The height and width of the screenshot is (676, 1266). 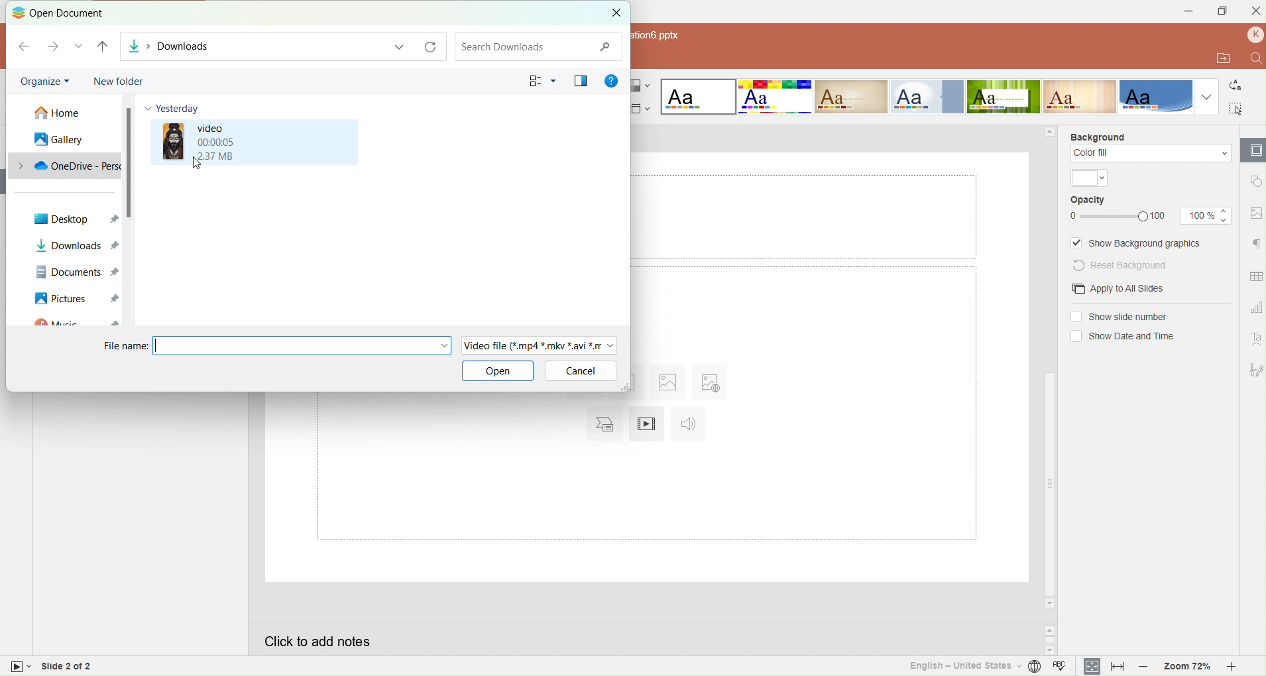 What do you see at coordinates (1049, 637) in the screenshot?
I see `Scroll buttons` at bounding box center [1049, 637].